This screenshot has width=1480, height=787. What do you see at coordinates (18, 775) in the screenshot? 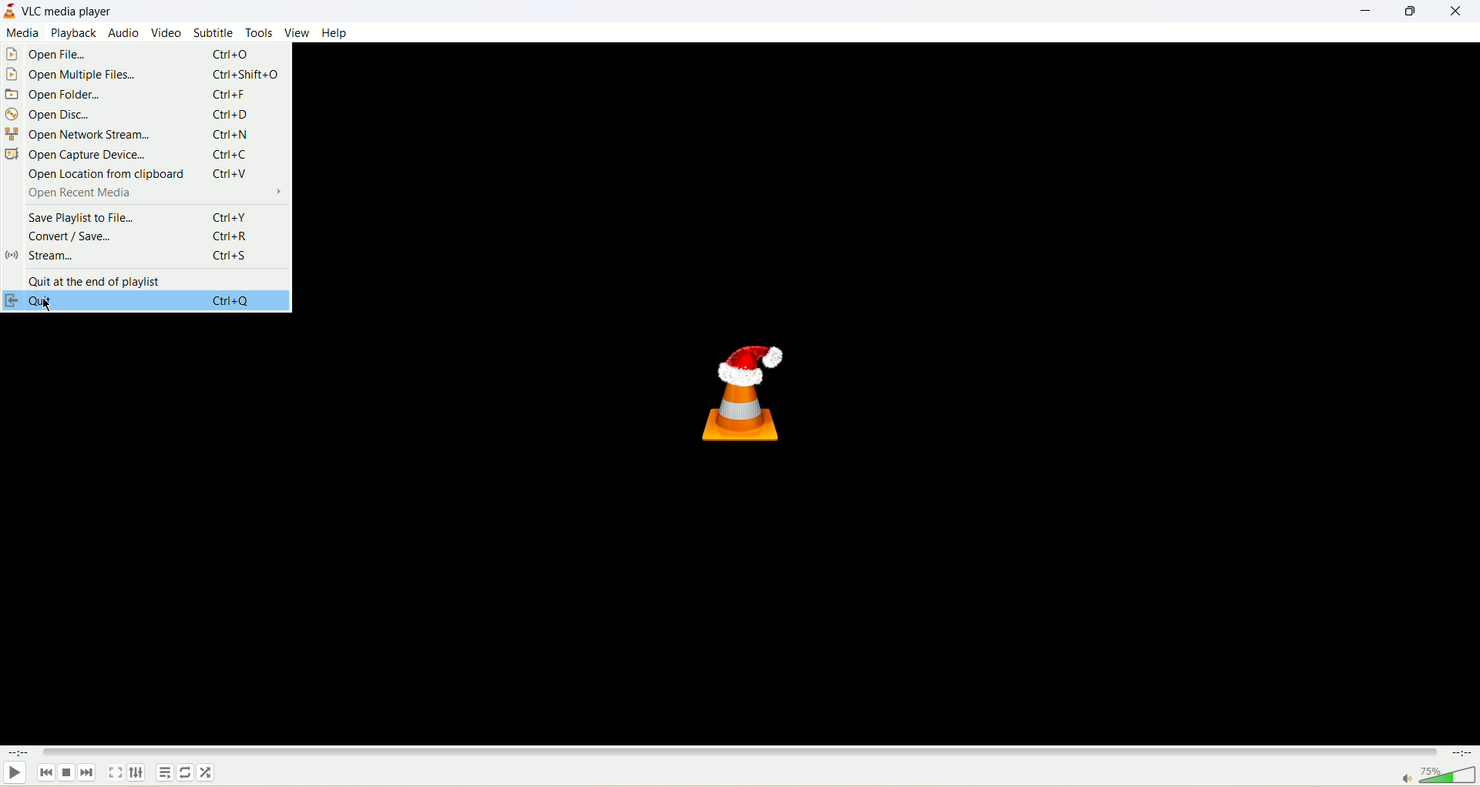
I see `play` at bounding box center [18, 775].